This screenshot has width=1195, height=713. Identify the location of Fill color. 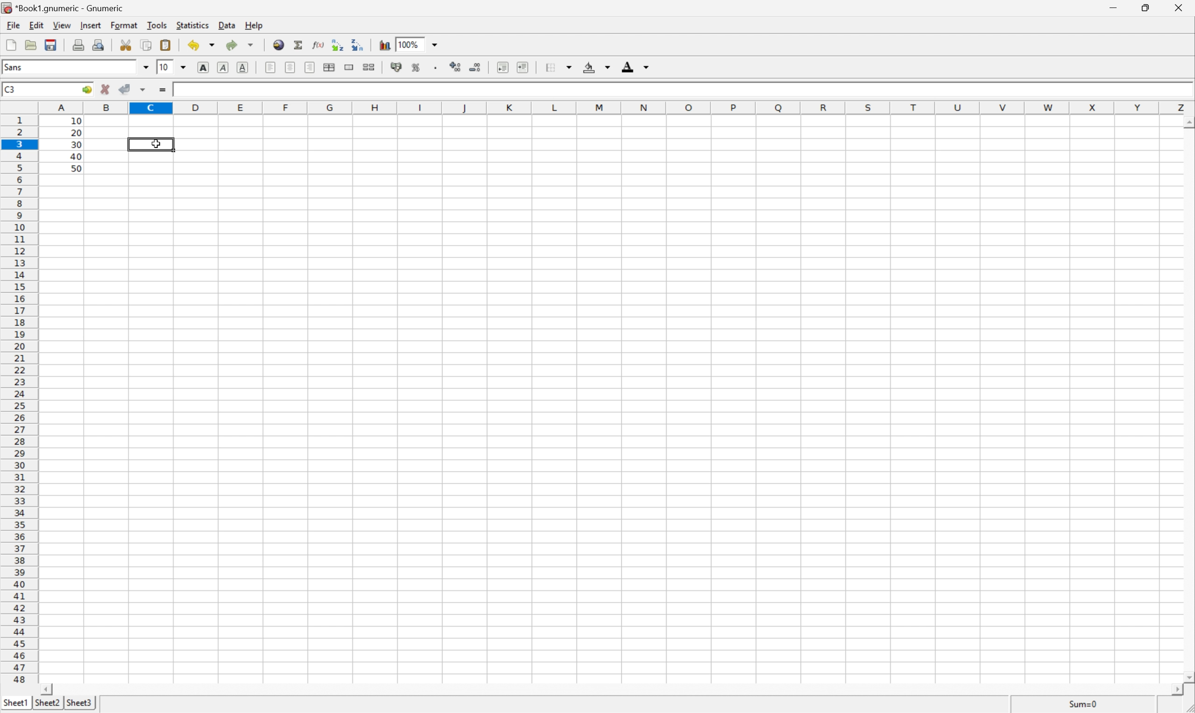
(588, 67).